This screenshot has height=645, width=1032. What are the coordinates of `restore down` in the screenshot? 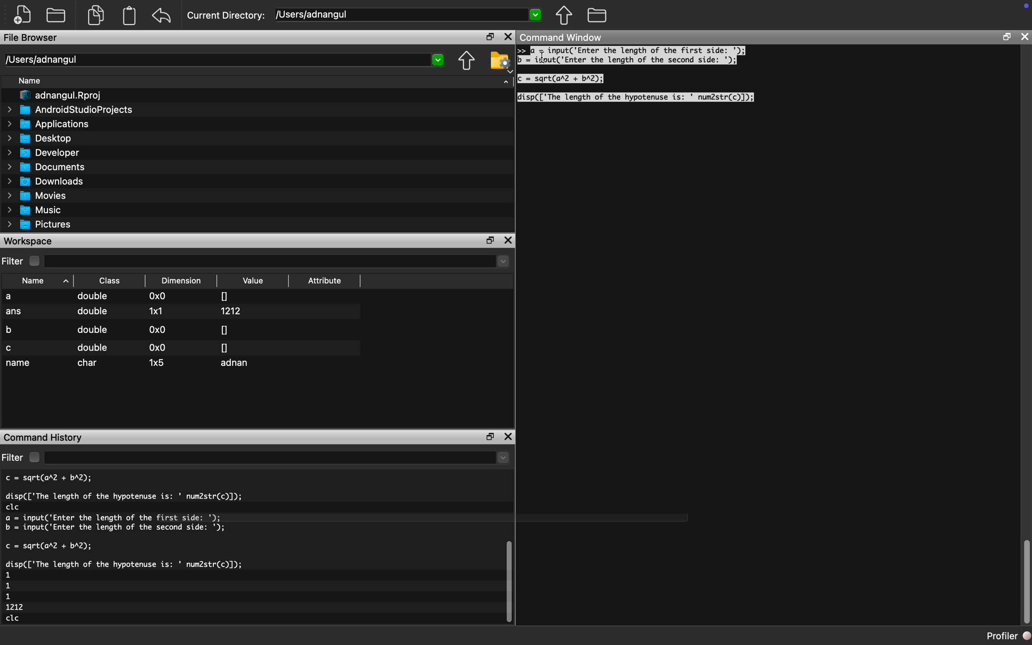 It's located at (487, 436).